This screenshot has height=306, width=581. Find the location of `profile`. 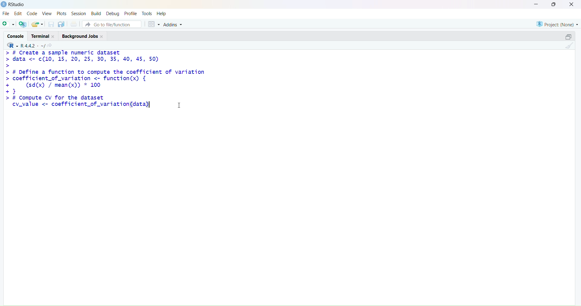

profile is located at coordinates (131, 14).